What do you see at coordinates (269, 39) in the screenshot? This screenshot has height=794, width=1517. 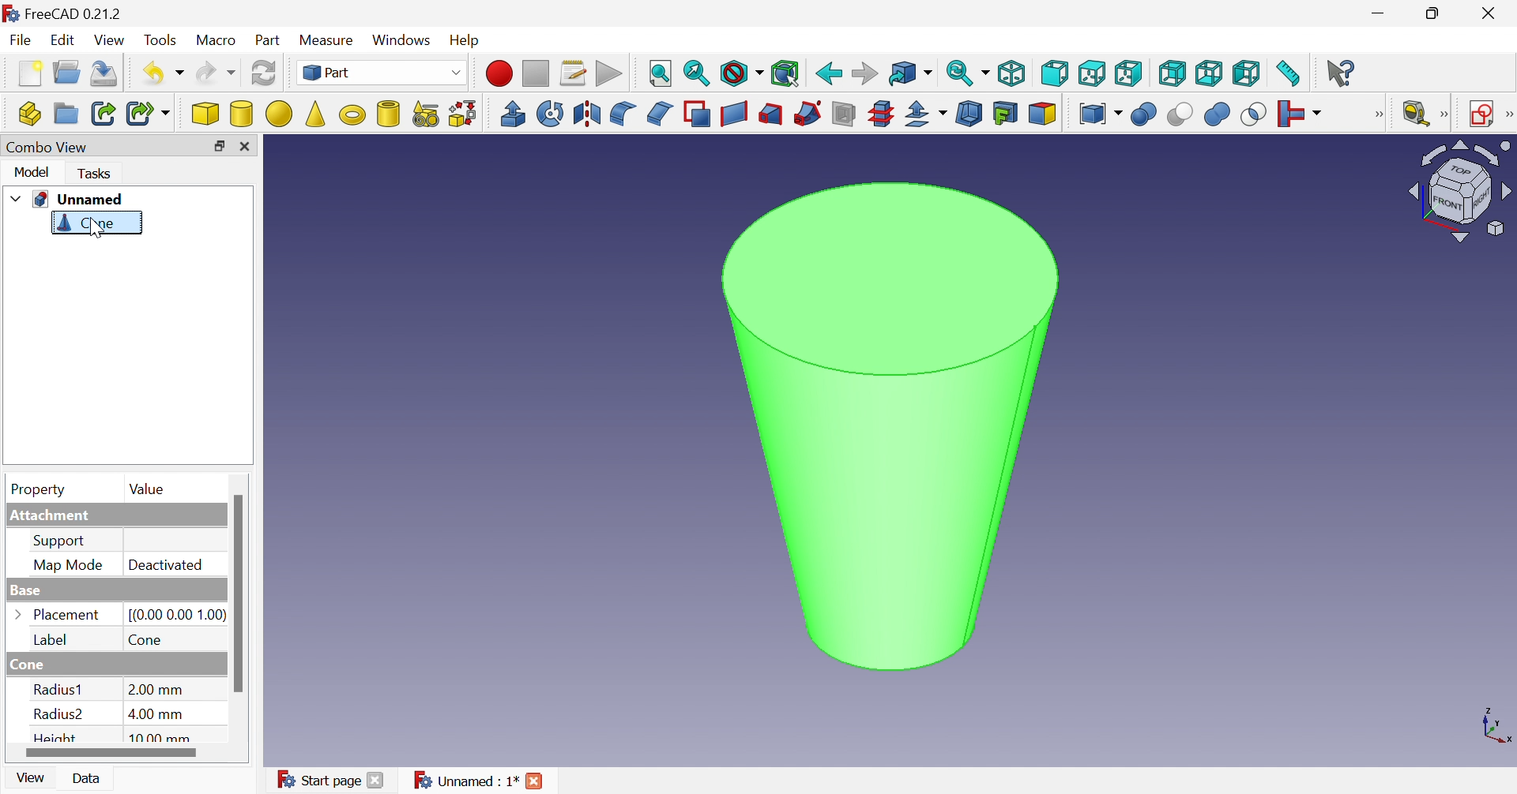 I see `Part` at bounding box center [269, 39].